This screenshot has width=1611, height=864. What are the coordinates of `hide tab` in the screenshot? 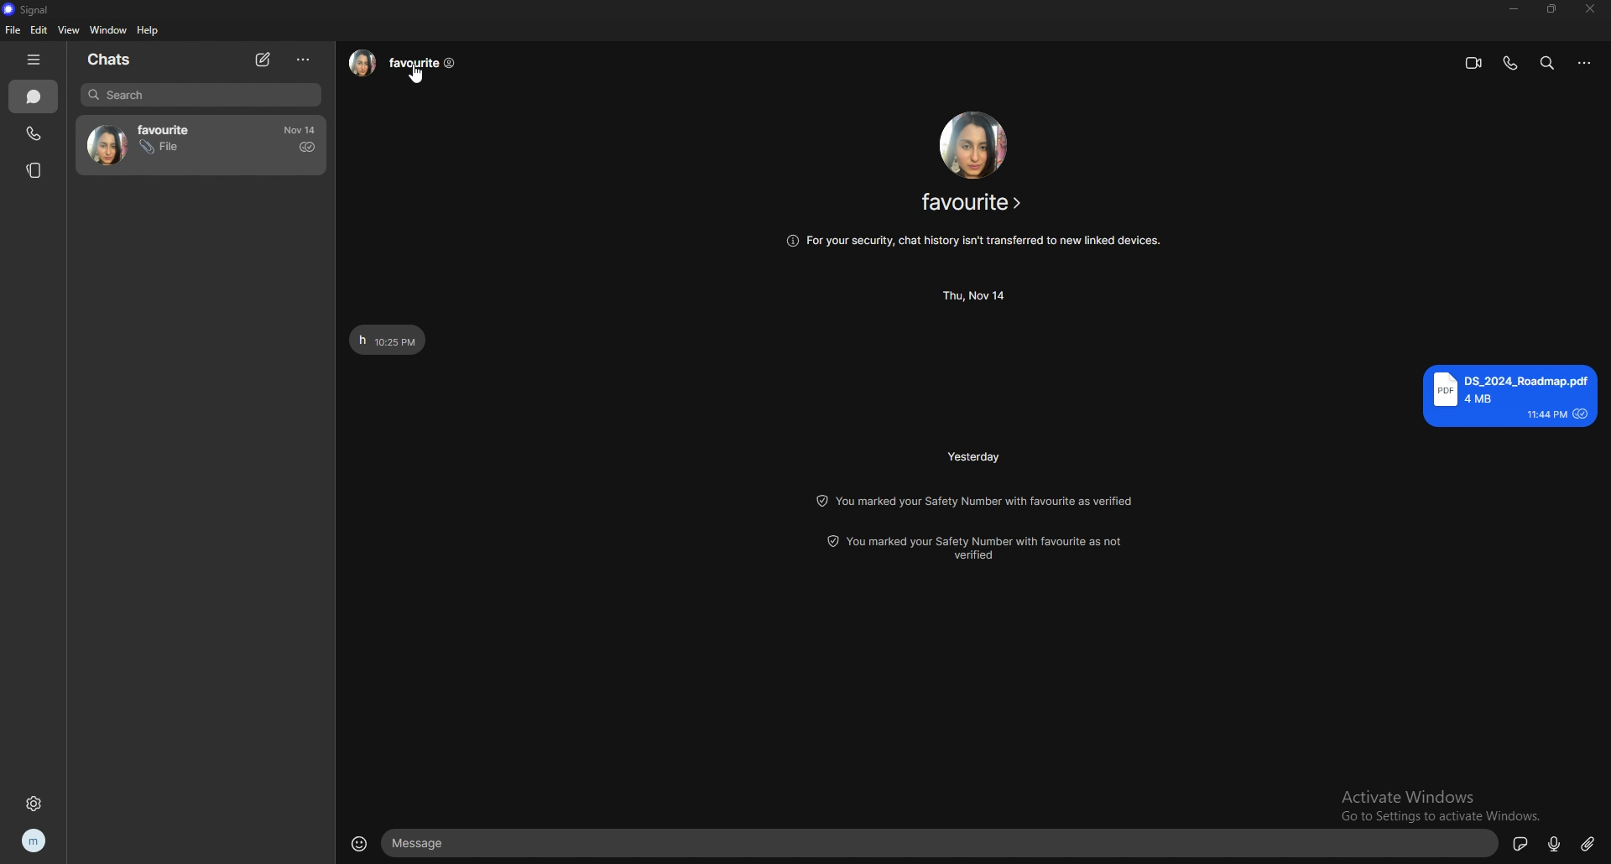 It's located at (33, 60).